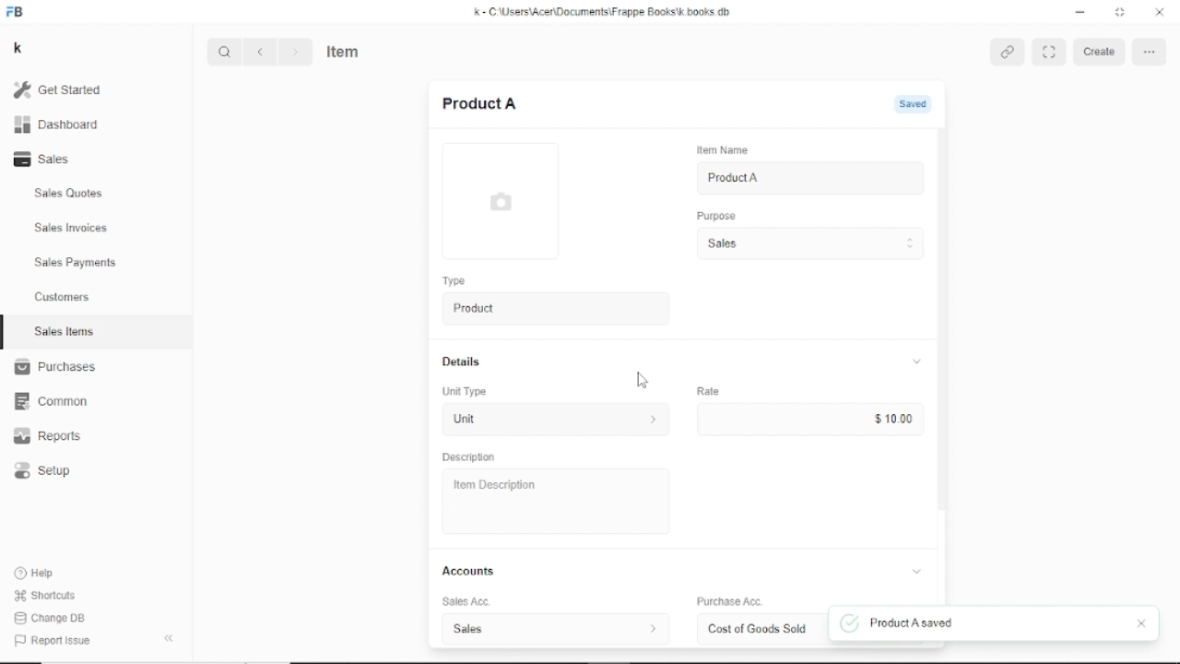  I want to click on Picture, so click(500, 201).